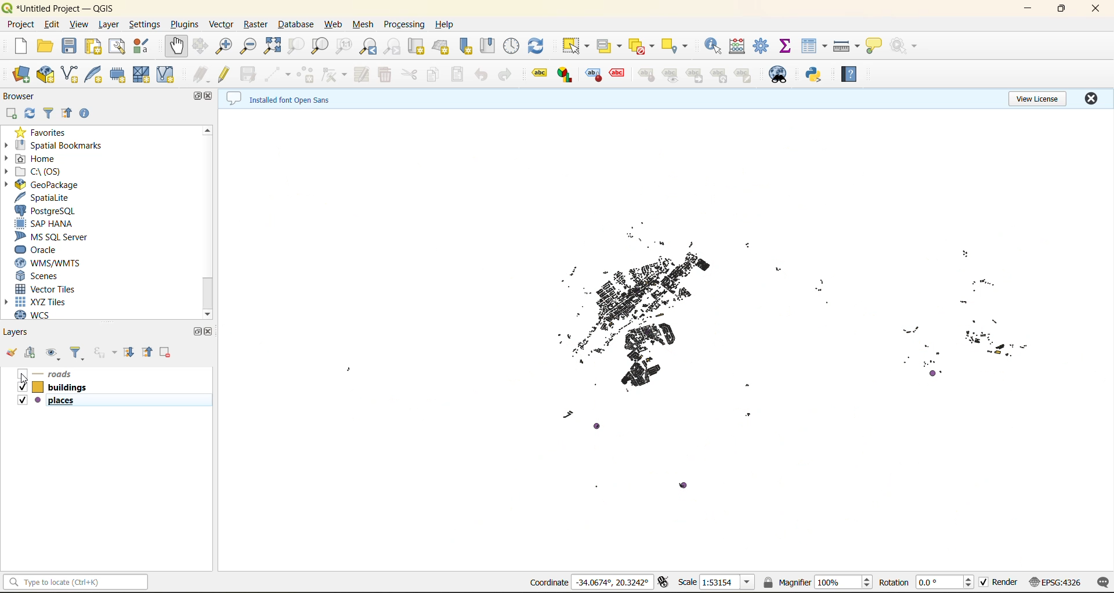 The width and height of the screenshot is (1114, 593). What do you see at coordinates (740, 46) in the screenshot?
I see `open calculator` at bounding box center [740, 46].